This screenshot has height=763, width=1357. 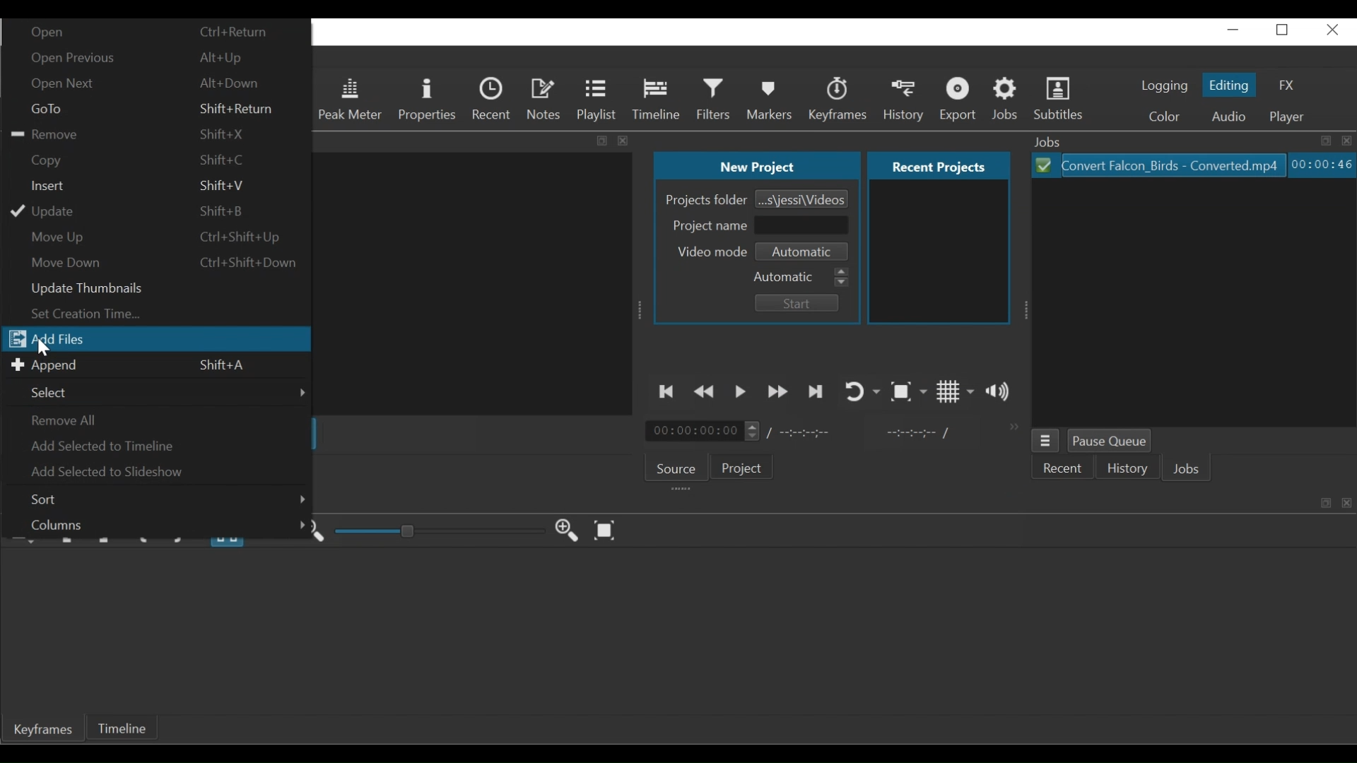 What do you see at coordinates (1288, 117) in the screenshot?
I see `Player` at bounding box center [1288, 117].